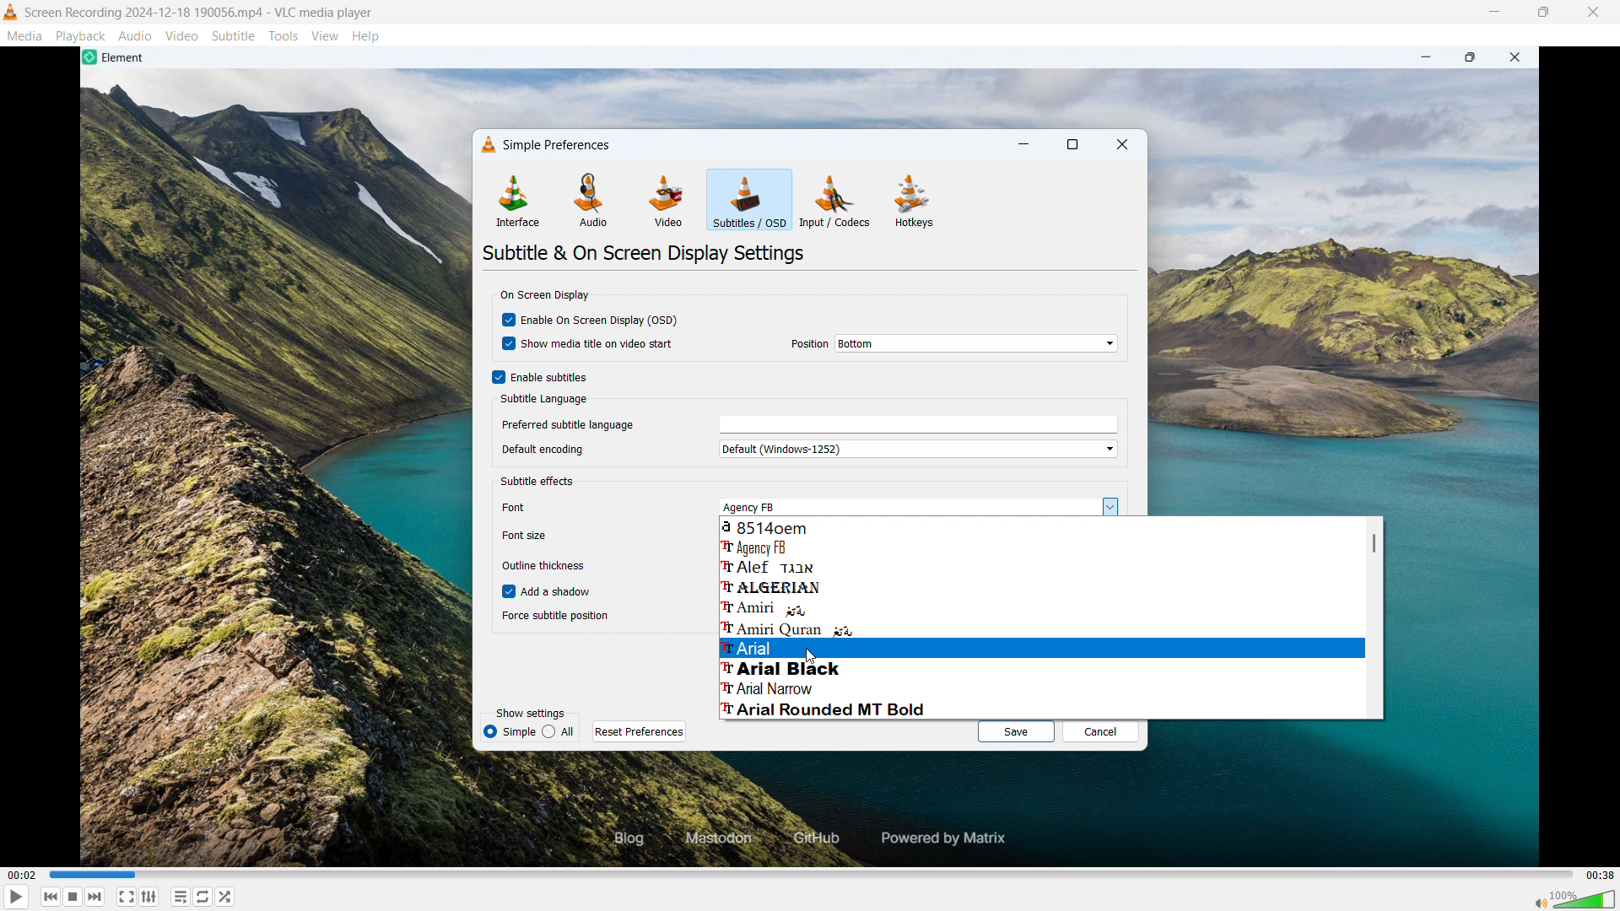  Describe the element at coordinates (73, 897) in the screenshot. I see `stop playback` at that location.